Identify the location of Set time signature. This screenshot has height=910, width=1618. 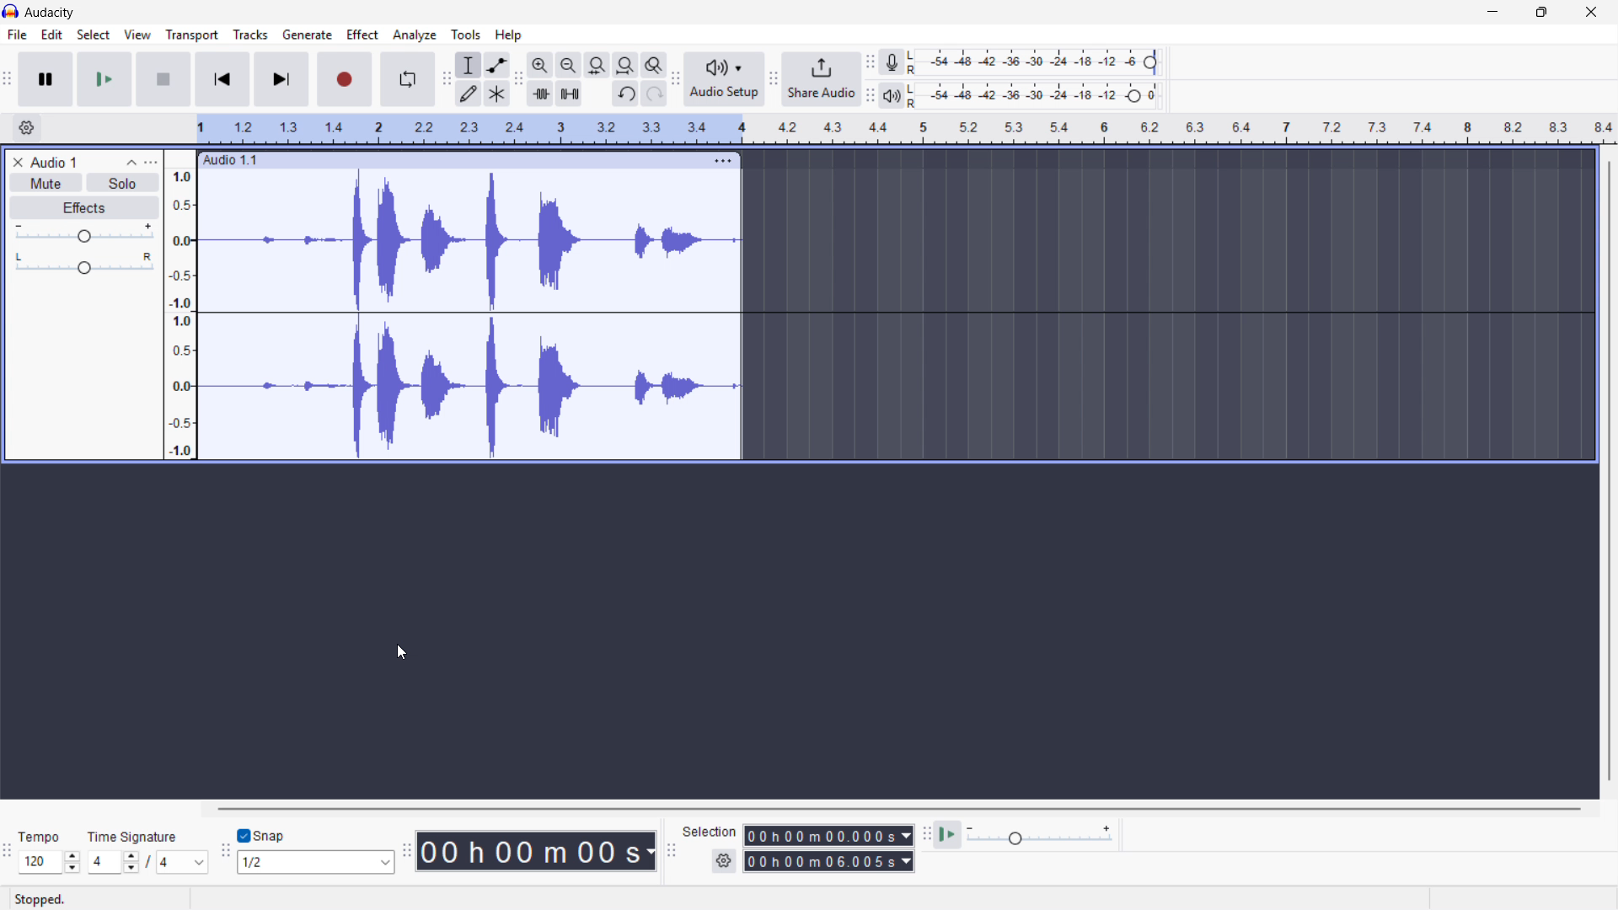
(148, 850).